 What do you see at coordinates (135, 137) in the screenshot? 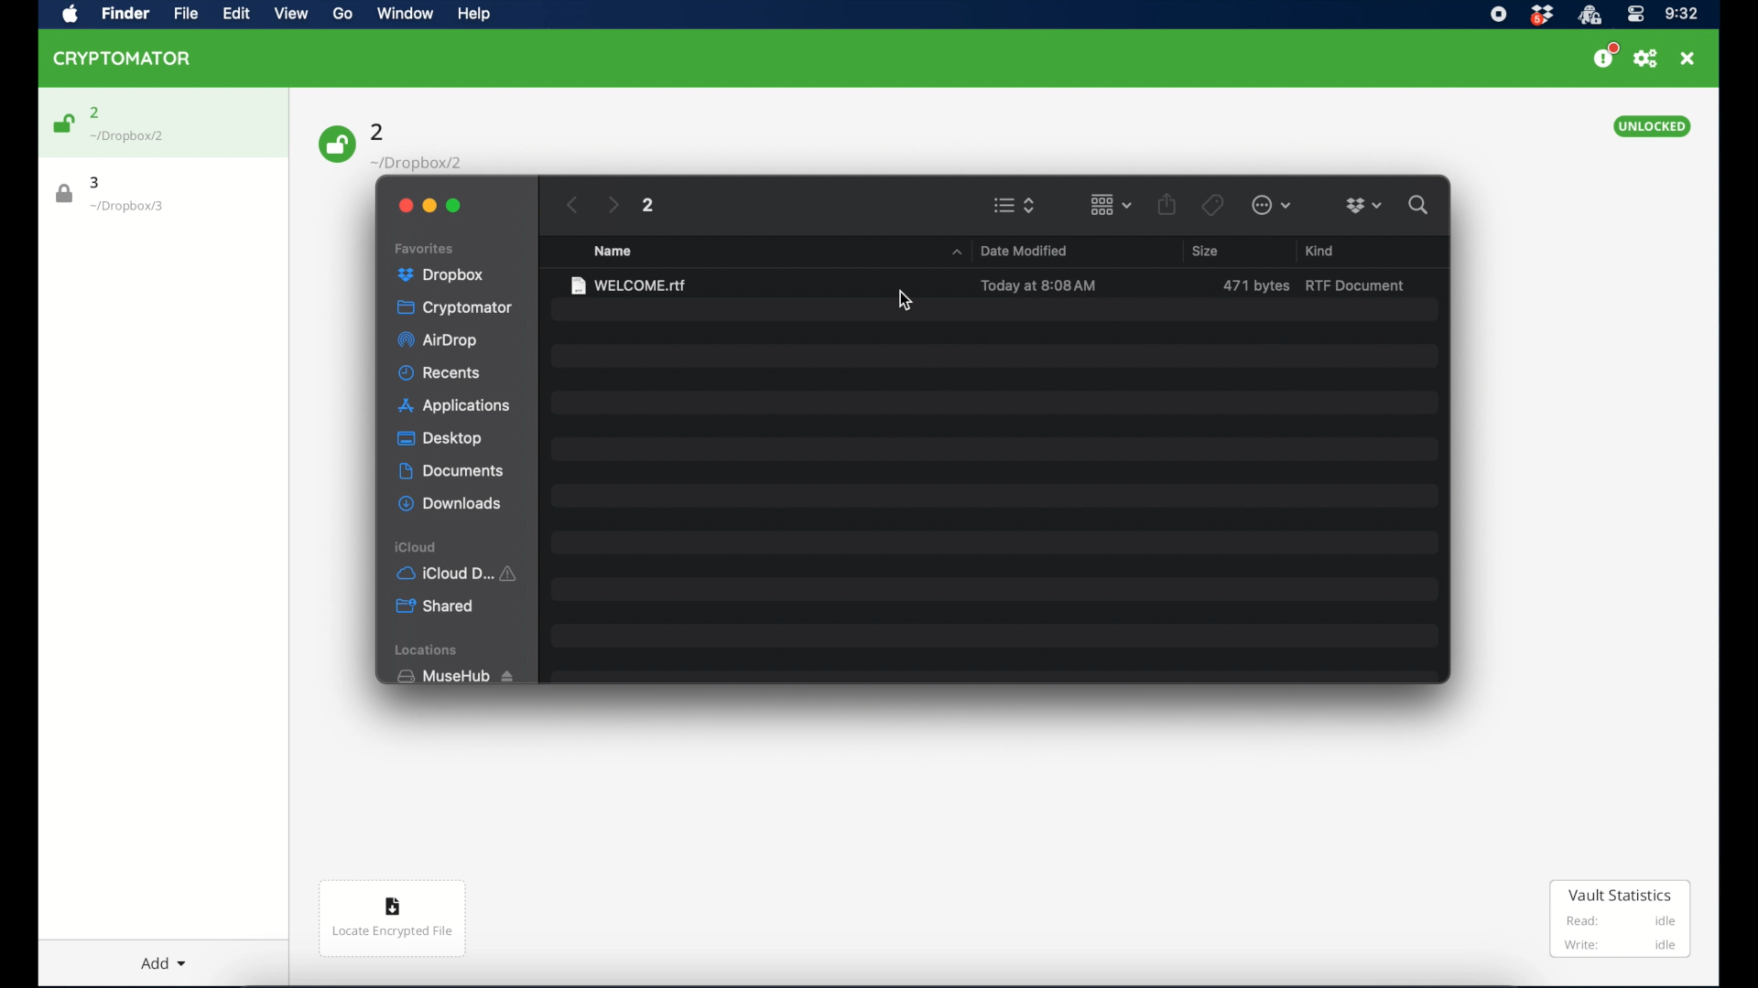
I see `vault location` at bounding box center [135, 137].